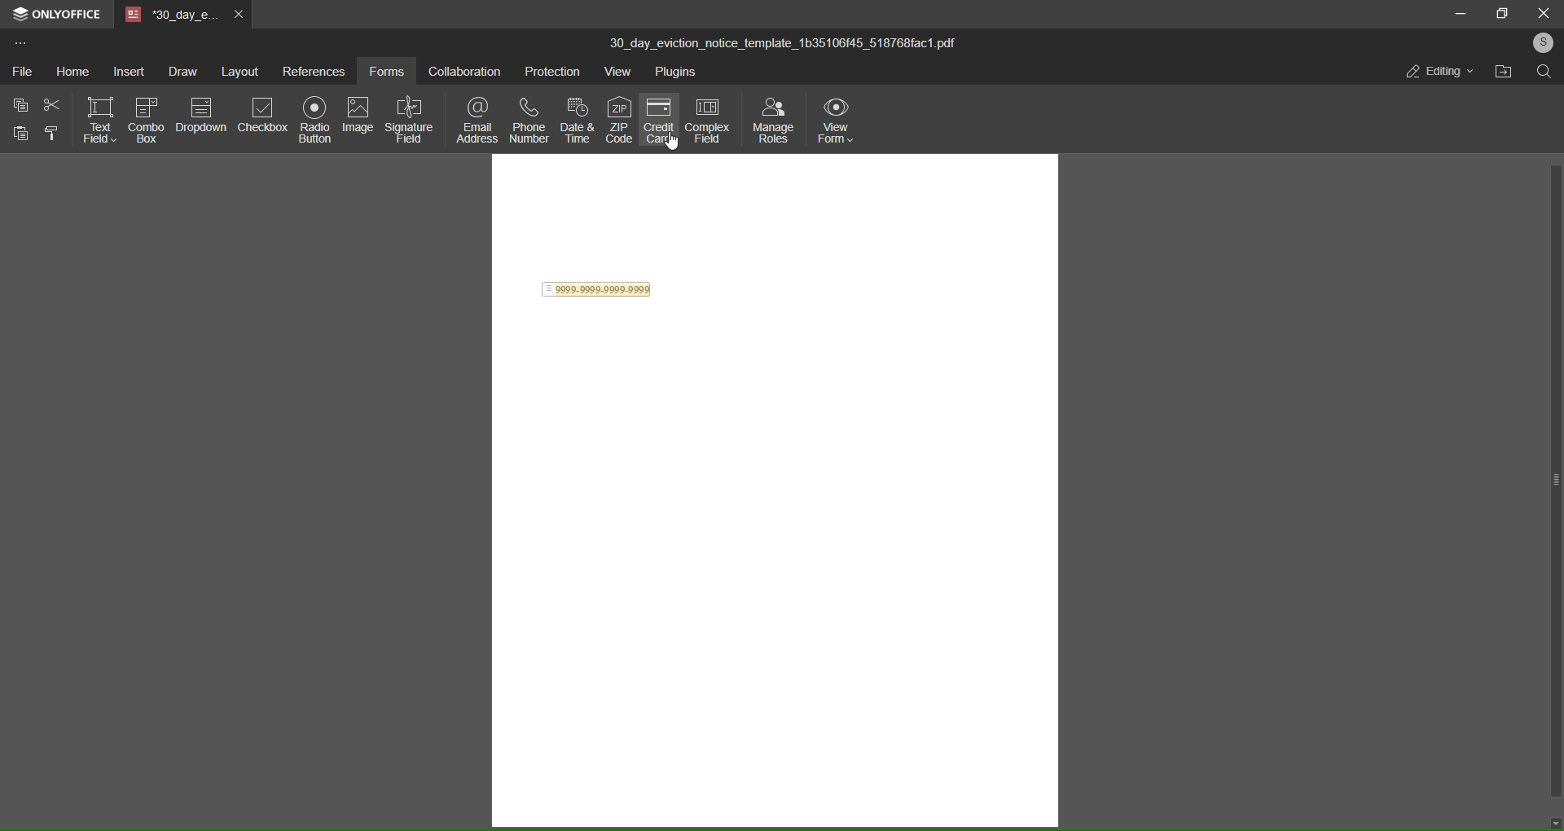 This screenshot has height=831, width=1564. What do you see at coordinates (1541, 12) in the screenshot?
I see `close` at bounding box center [1541, 12].